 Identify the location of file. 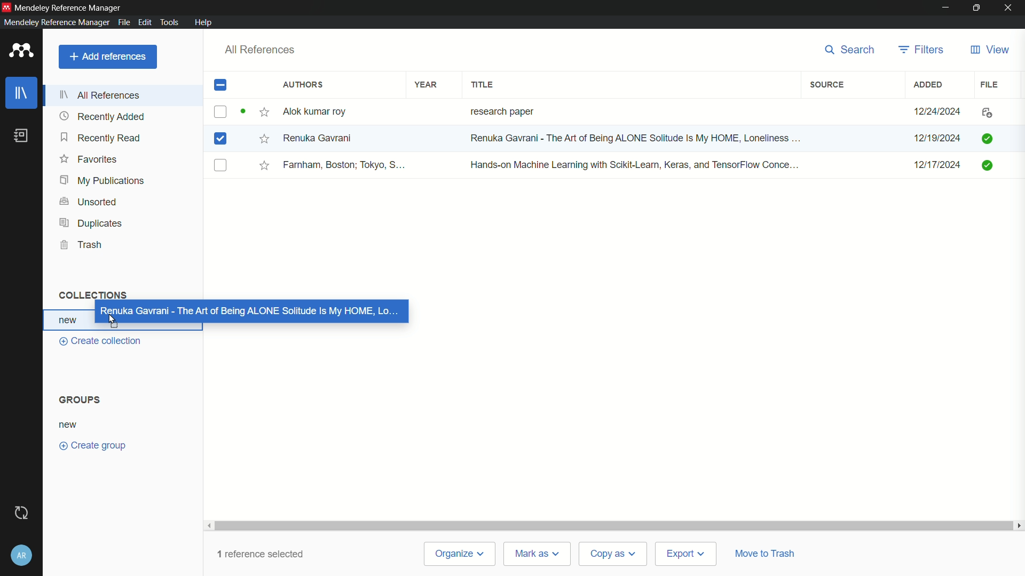
(990, 85).